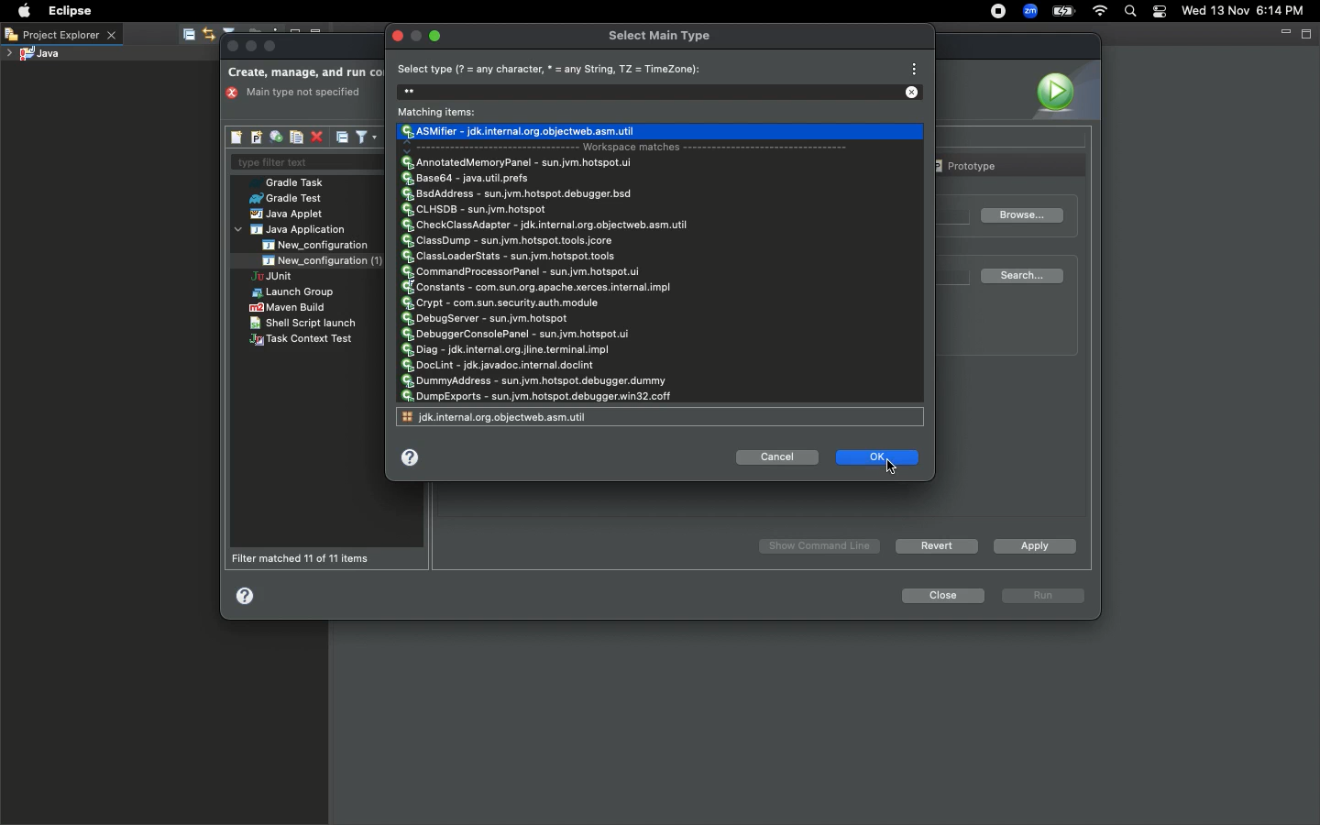 This screenshot has width=1320, height=825. What do you see at coordinates (1028, 13) in the screenshot?
I see `Zoom` at bounding box center [1028, 13].